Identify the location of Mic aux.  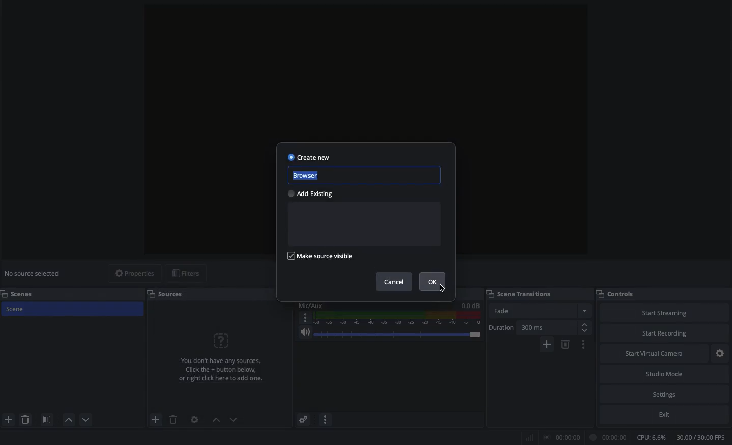
(387, 314).